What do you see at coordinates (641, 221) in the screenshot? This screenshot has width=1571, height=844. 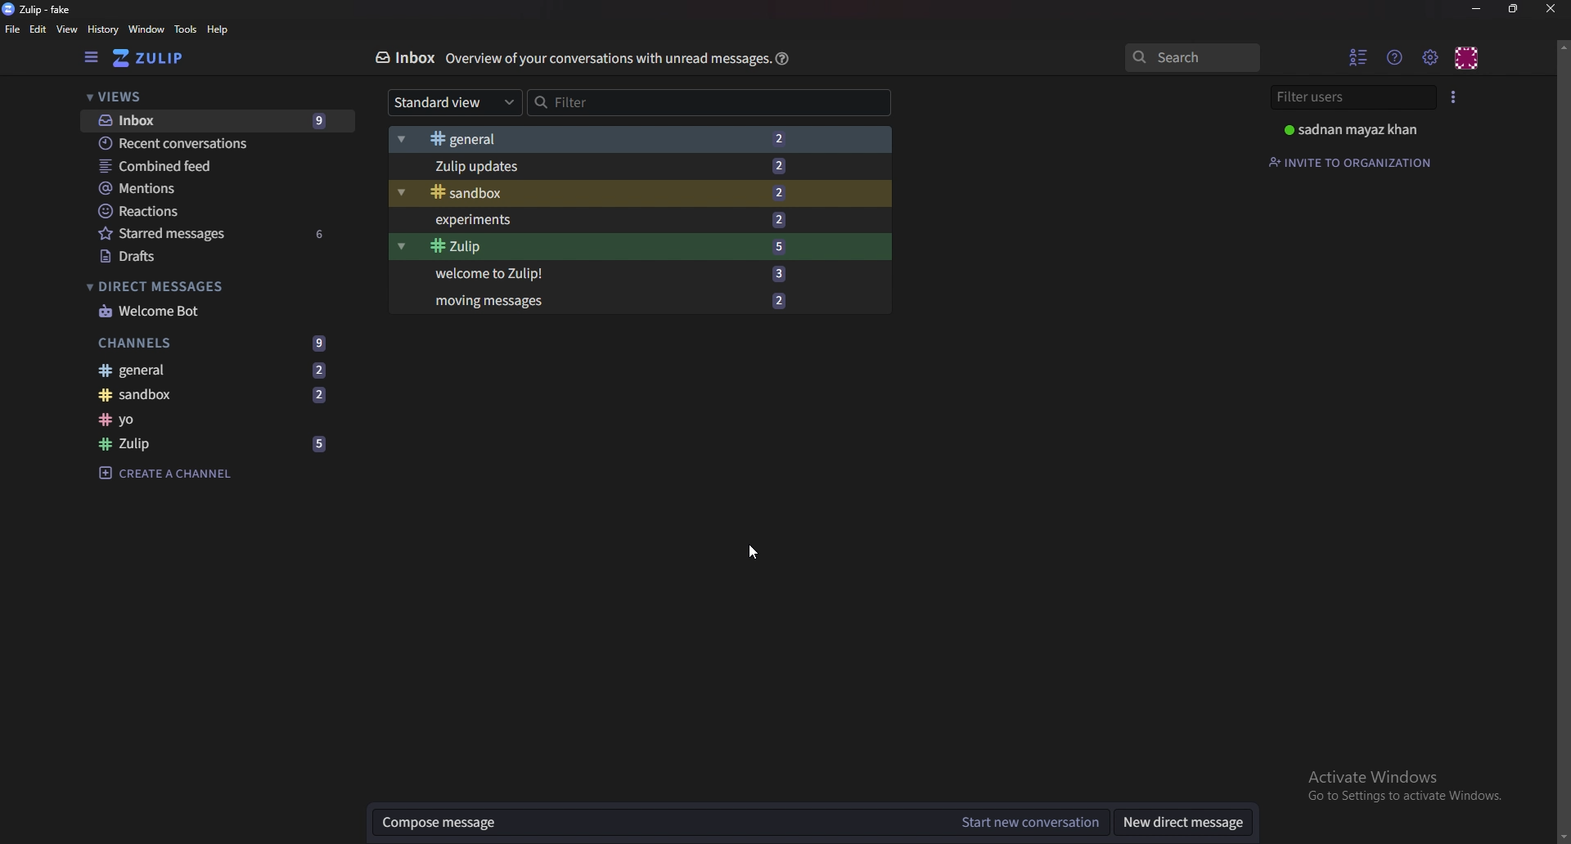 I see `Experiments` at bounding box center [641, 221].